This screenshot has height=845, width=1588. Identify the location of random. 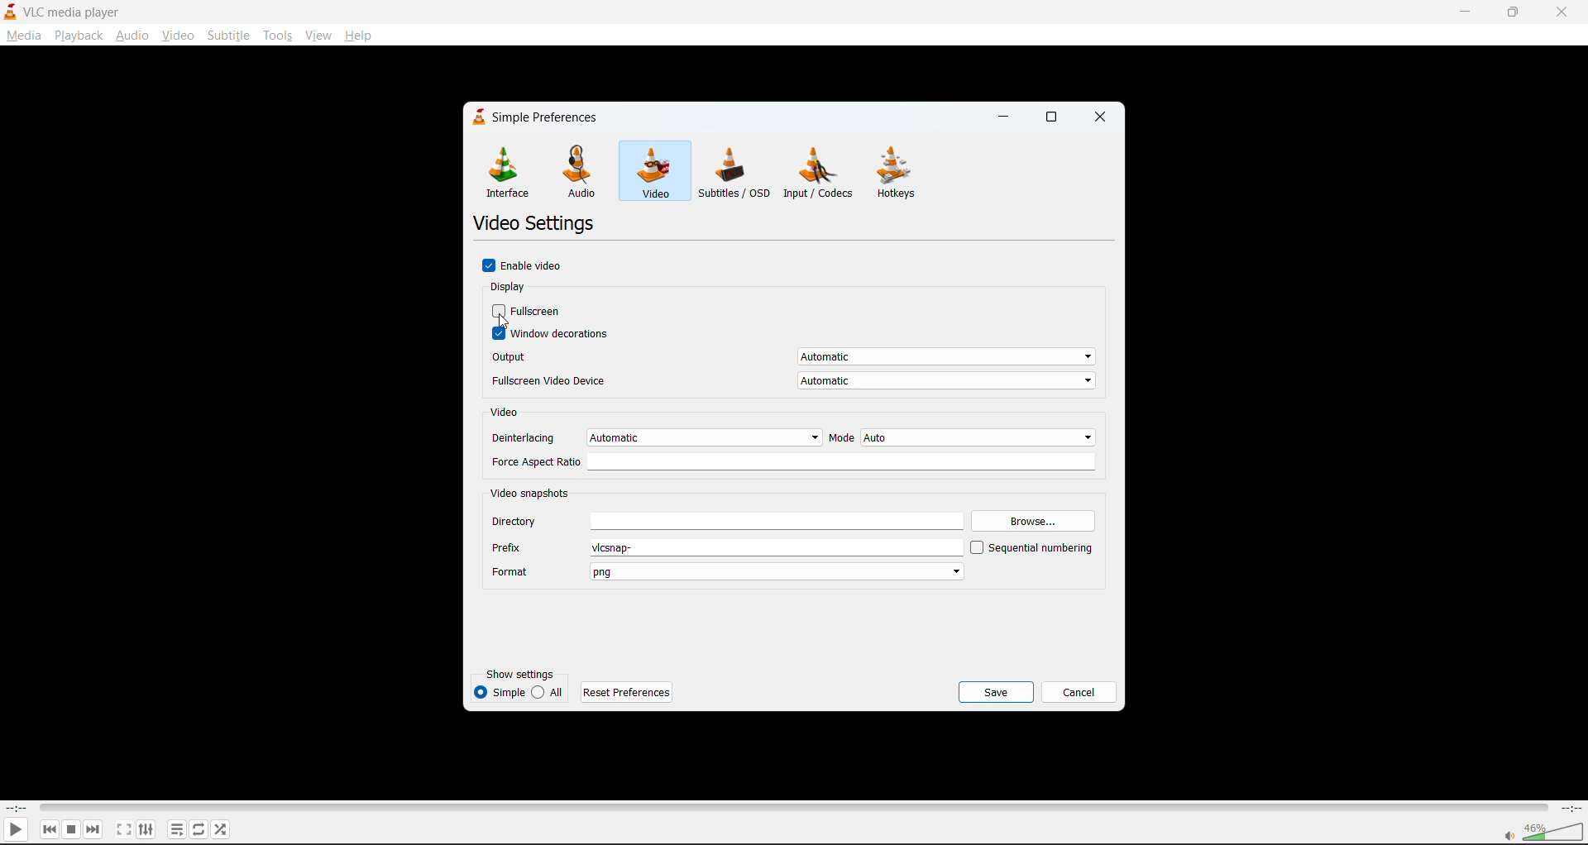
(222, 832).